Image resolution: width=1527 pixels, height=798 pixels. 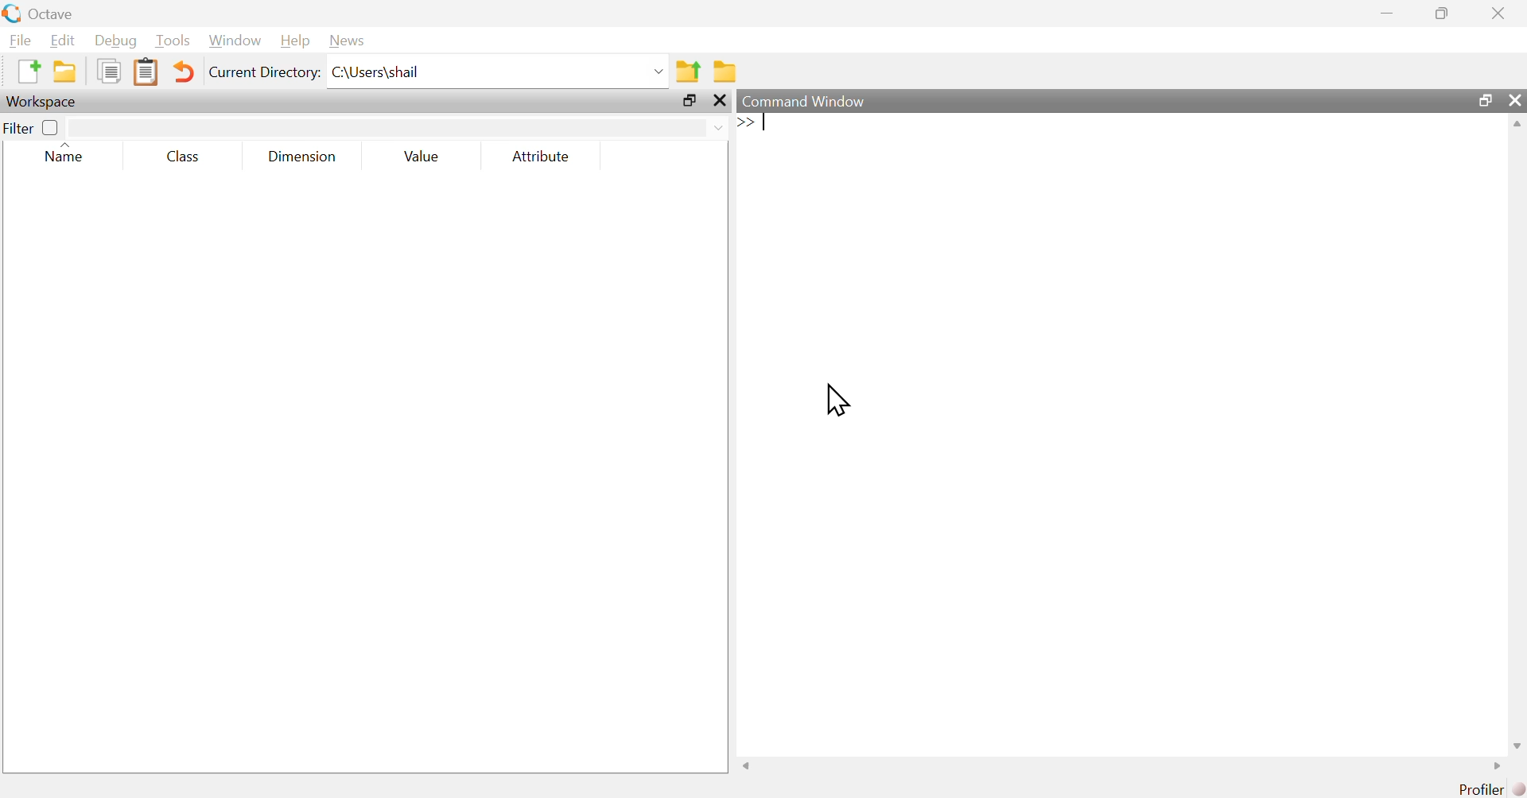 What do you see at coordinates (721, 102) in the screenshot?
I see `close` at bounding box center [721, 102].